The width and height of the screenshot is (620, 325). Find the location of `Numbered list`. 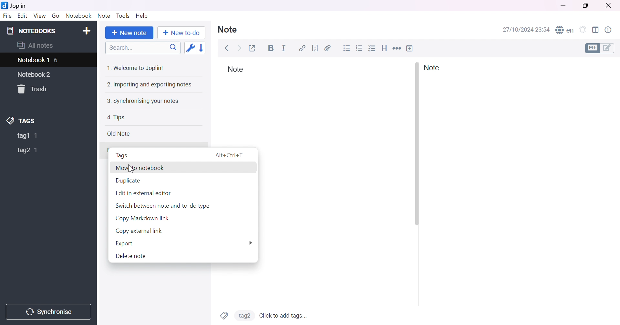

Numbered list is located at coordinates (360, 48).